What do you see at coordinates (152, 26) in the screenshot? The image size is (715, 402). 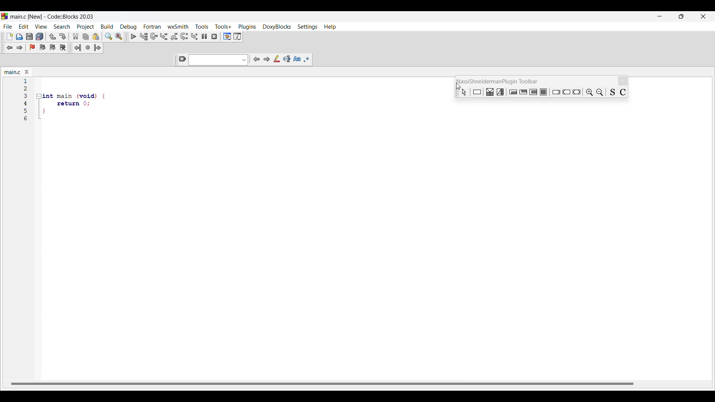 I see `Fortran menu` at bounding box center [152, 26].